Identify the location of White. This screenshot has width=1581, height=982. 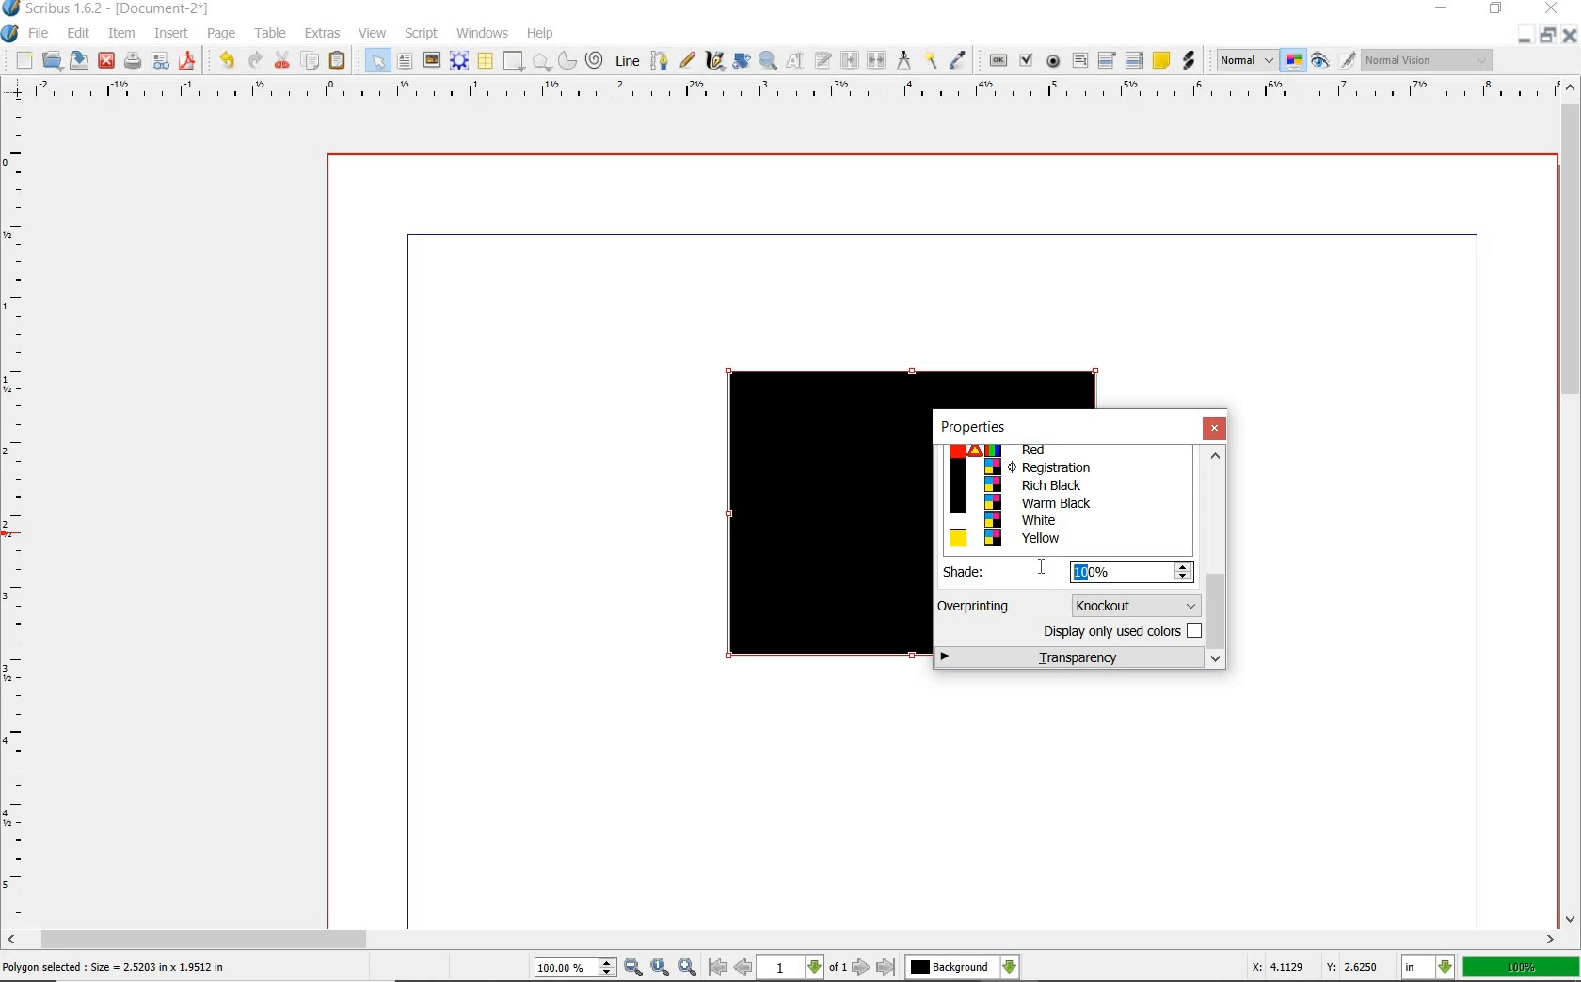
(1063, 519).